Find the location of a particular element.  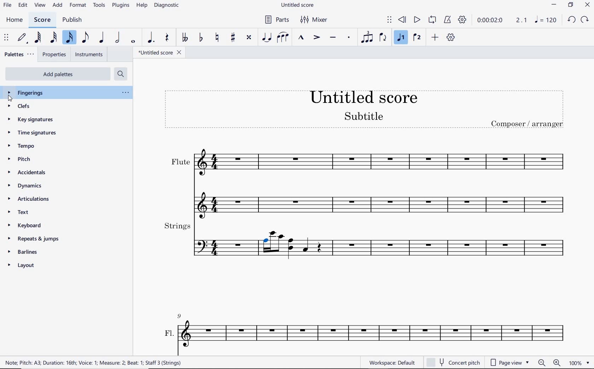

view is located at coordinates (40, 5).